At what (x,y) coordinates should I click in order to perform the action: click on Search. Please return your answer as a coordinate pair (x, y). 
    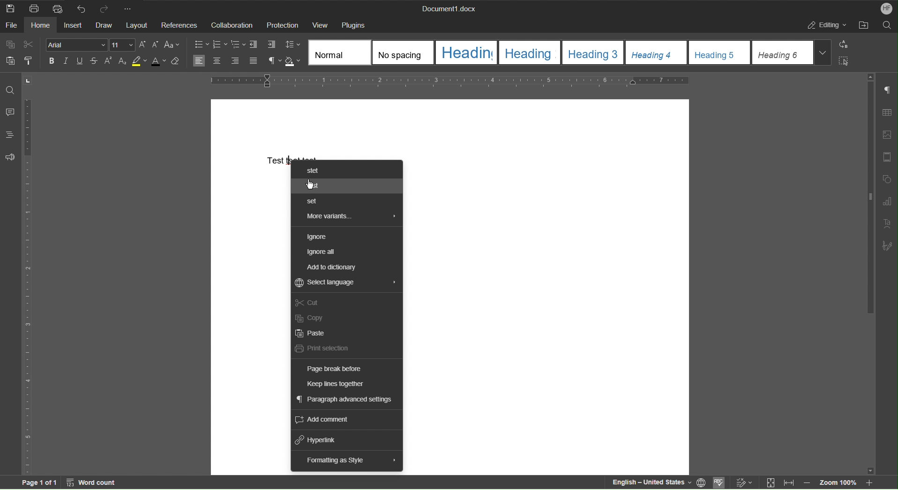
    Looking at the image, I should click on (886, 24).